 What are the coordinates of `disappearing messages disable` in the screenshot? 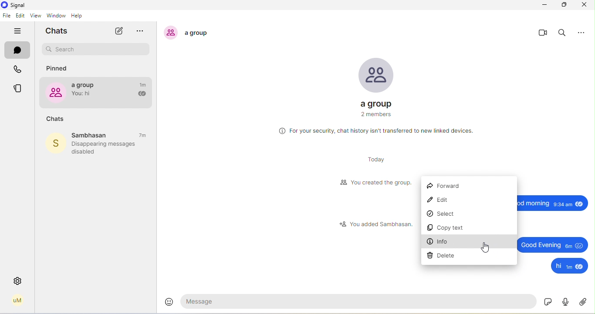 It's located at (108, 148).